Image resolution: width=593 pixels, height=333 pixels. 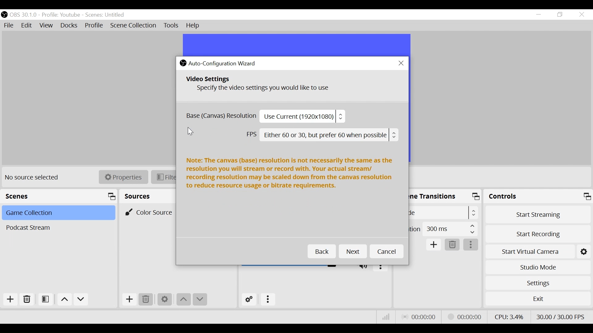 What do you see at coordinates (171, 26) in the screenshot?
I see `Tools` at bounding box center [171, 26].